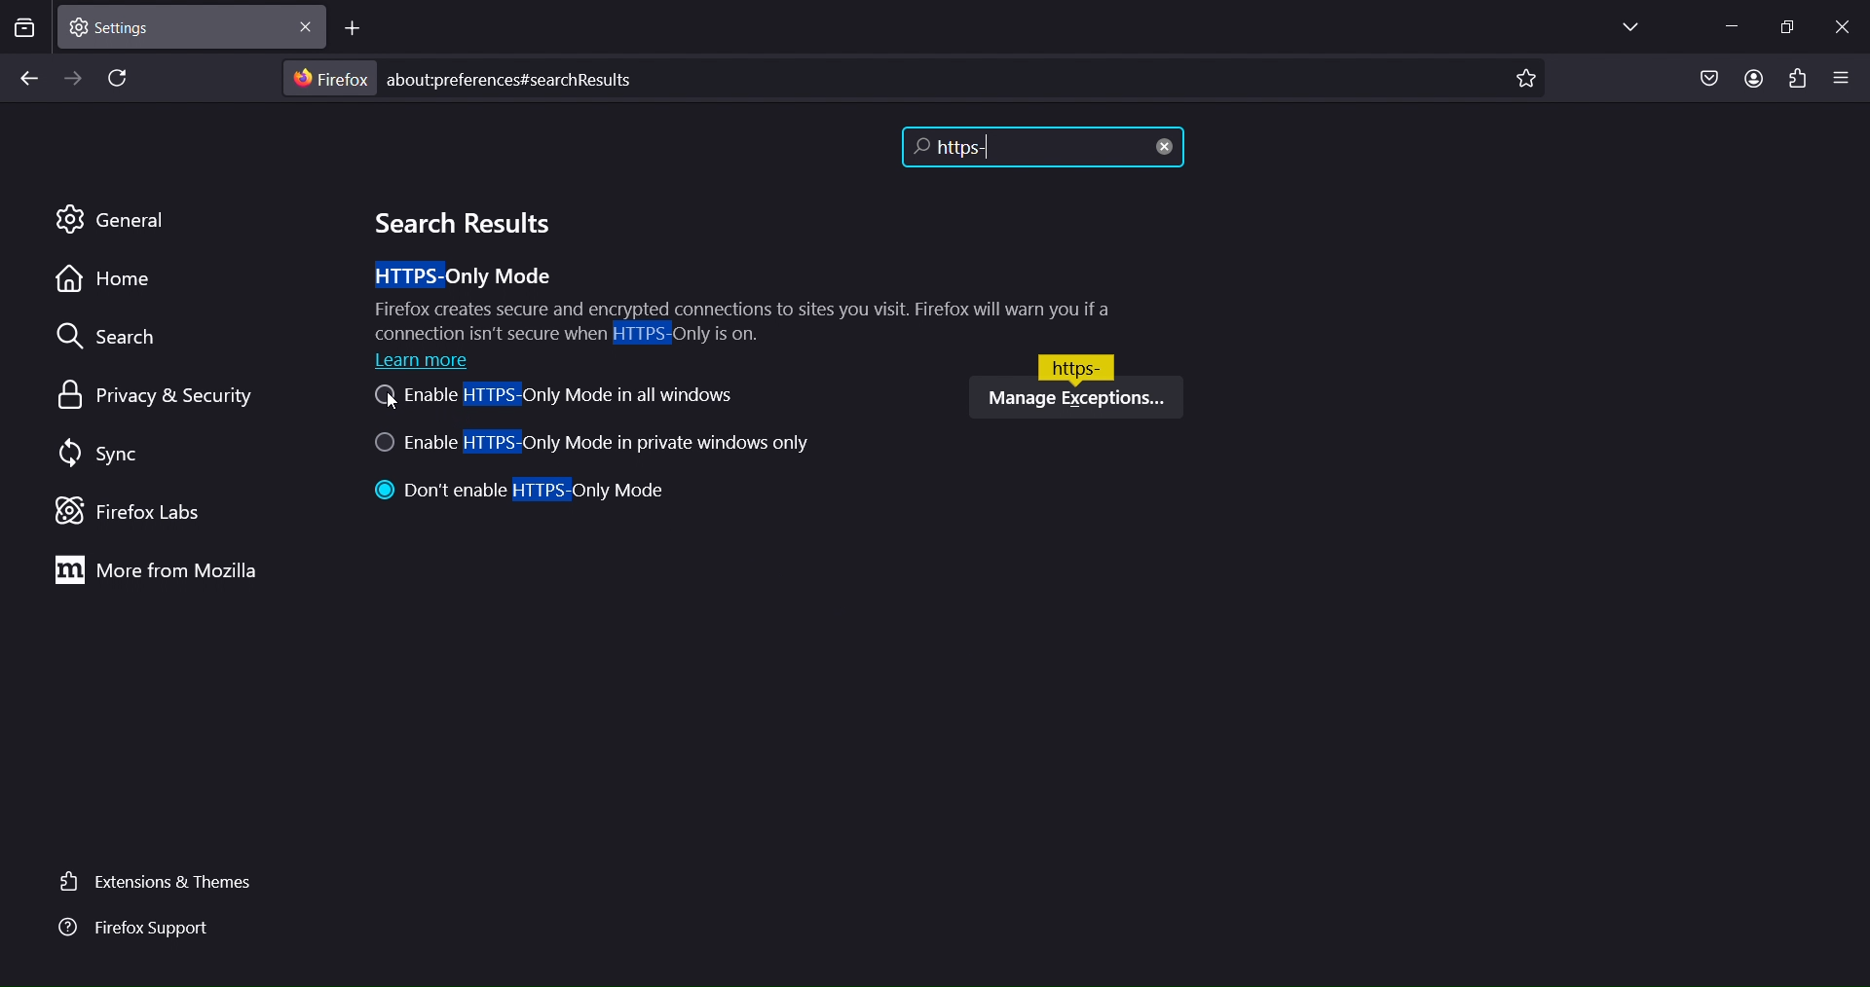  What do you see at coordinates (1638, 27) in the screenshot?
I see `list all tabs` at bounding box center [1638, 27].